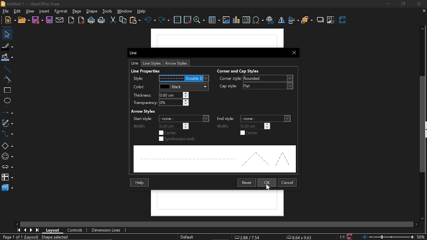 This screenshot has width=427, height=240. I want to click on flowchart, so click(7, 177).